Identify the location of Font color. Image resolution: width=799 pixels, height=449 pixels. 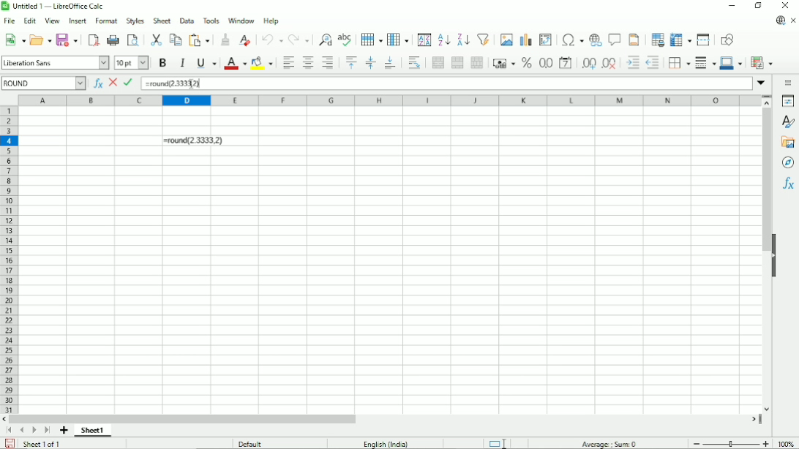
(132, 62).